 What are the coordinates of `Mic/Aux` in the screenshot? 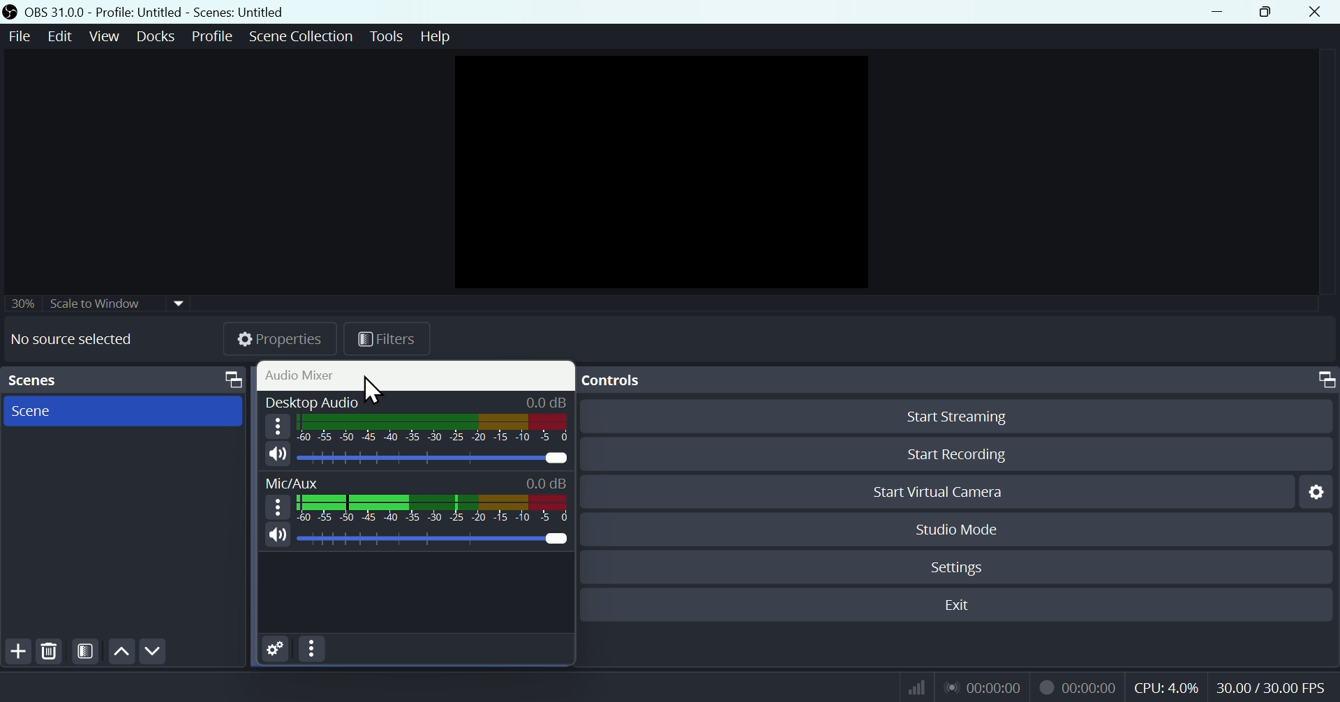 It's located at (293, 482).